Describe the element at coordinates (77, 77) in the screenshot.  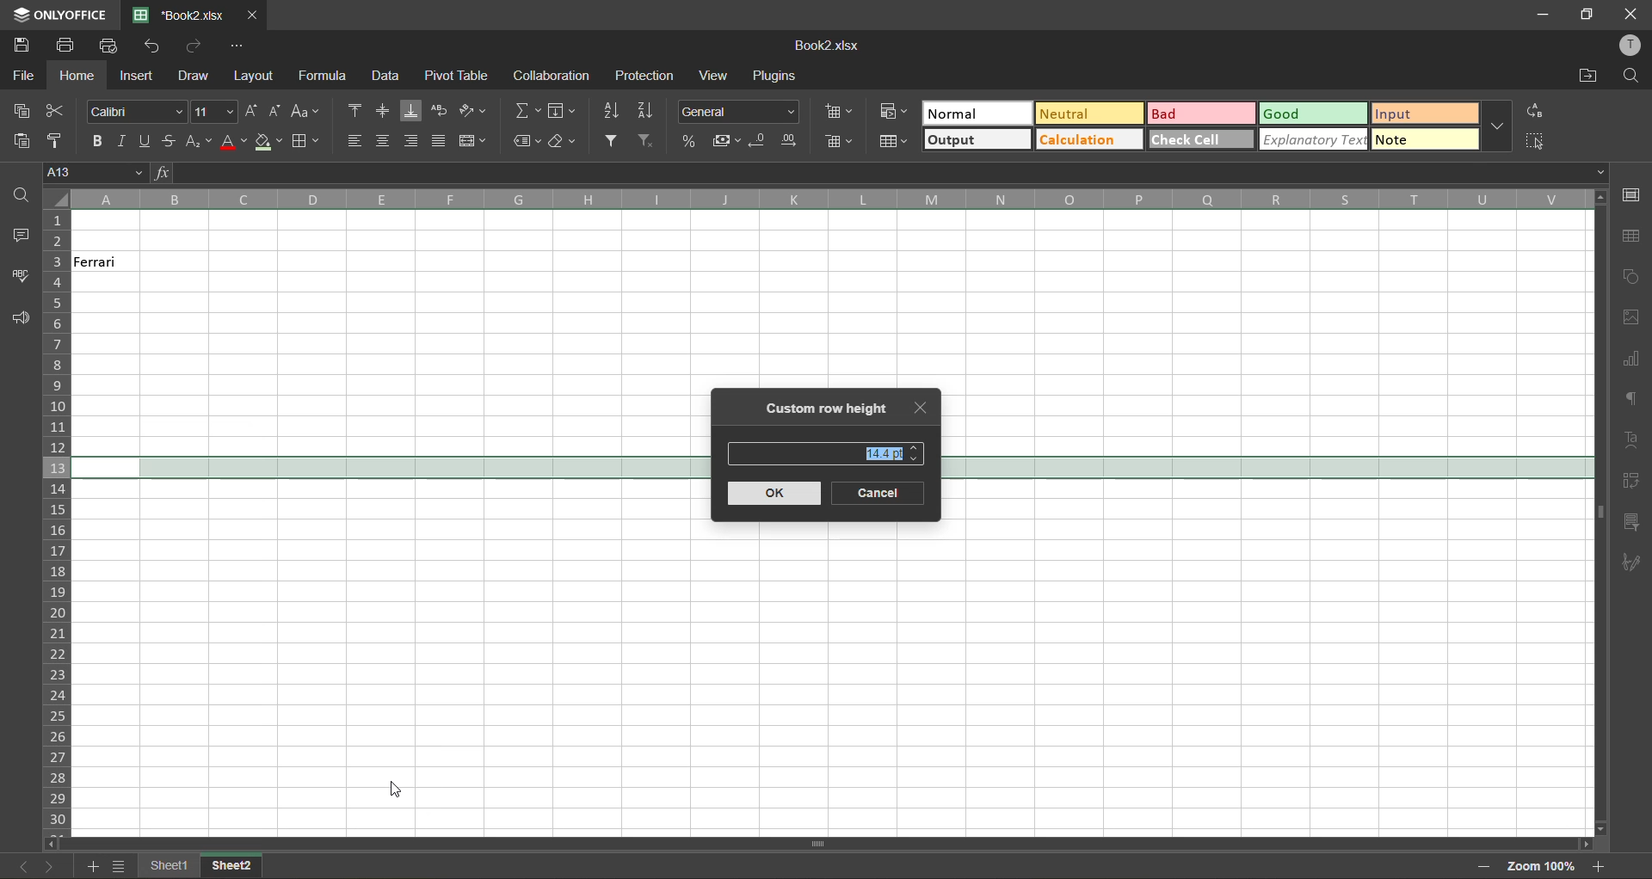
I see `home` at that location.